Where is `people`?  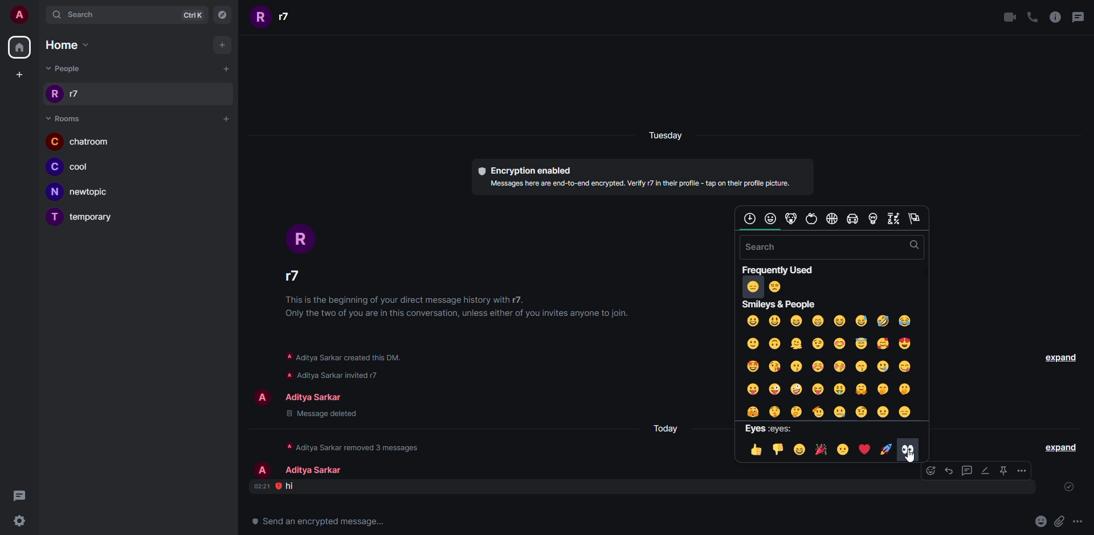
people is located at coordinates (275, 19).